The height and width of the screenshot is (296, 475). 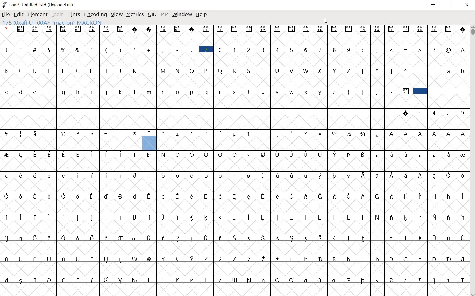 I want to click on Symbol, so click(x=462, y=197).